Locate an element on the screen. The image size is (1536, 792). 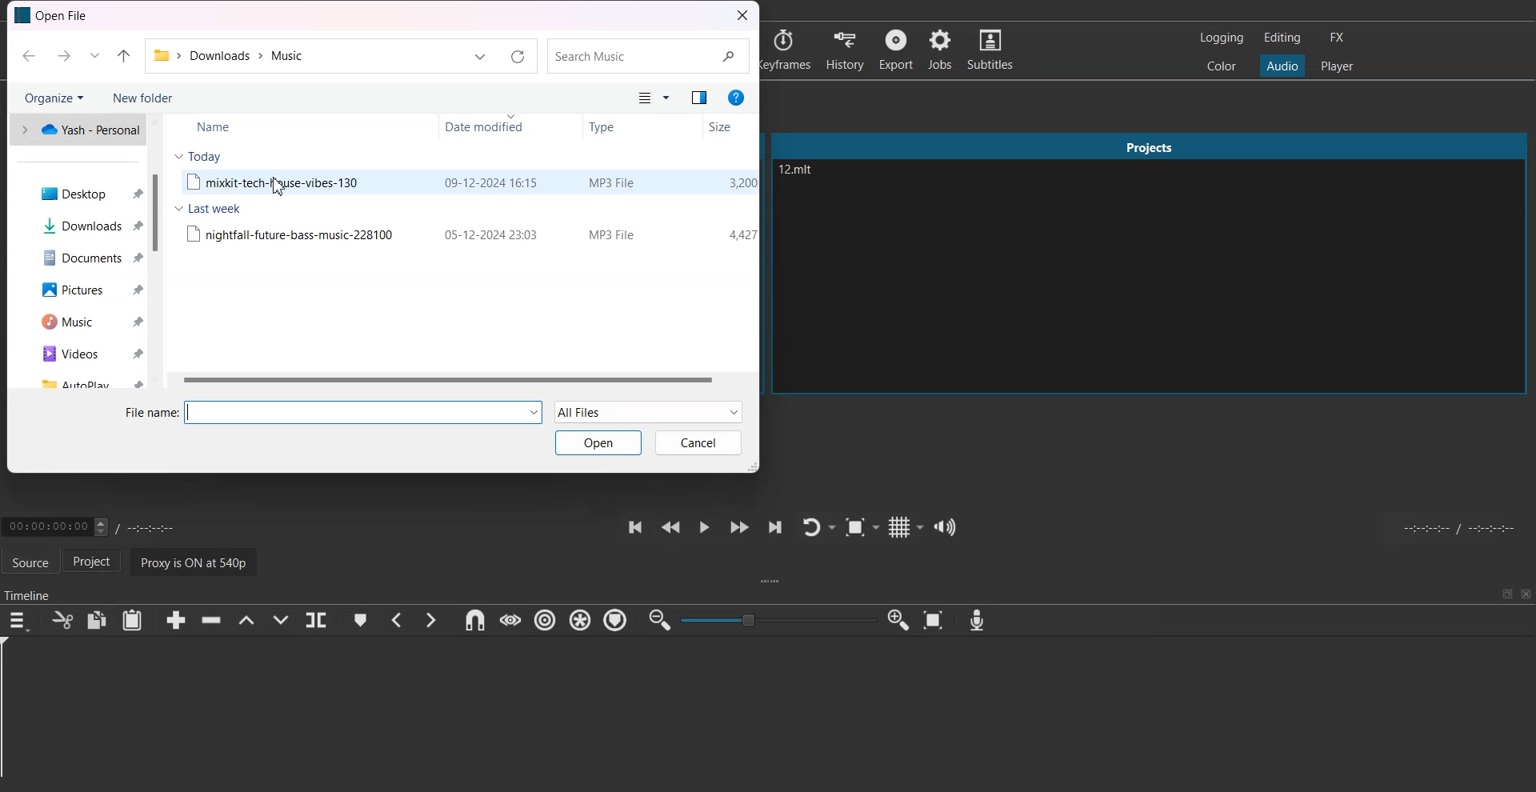
Toggle Zoom is located at coordinates (863, 528).